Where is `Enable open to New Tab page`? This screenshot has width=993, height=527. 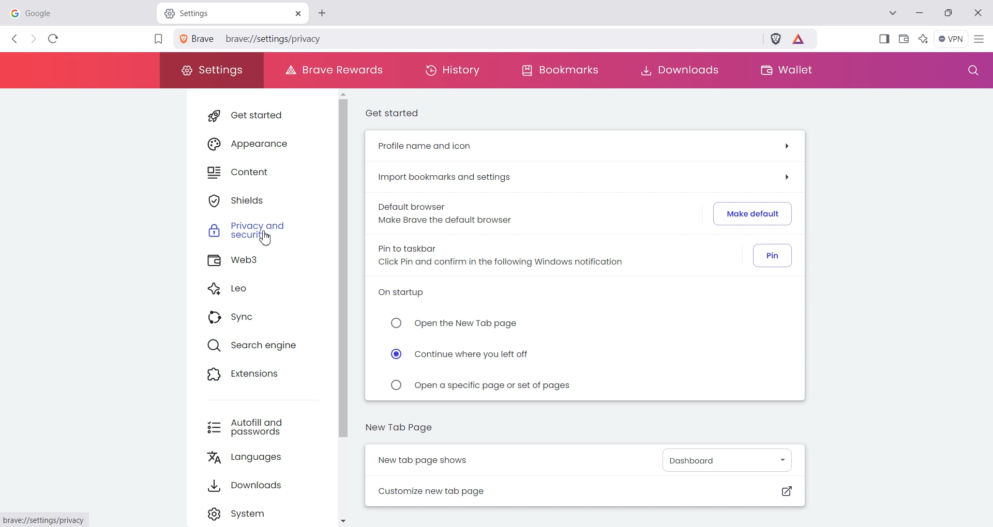 Enable open to New Tab page is located at coordinates (463, 323).